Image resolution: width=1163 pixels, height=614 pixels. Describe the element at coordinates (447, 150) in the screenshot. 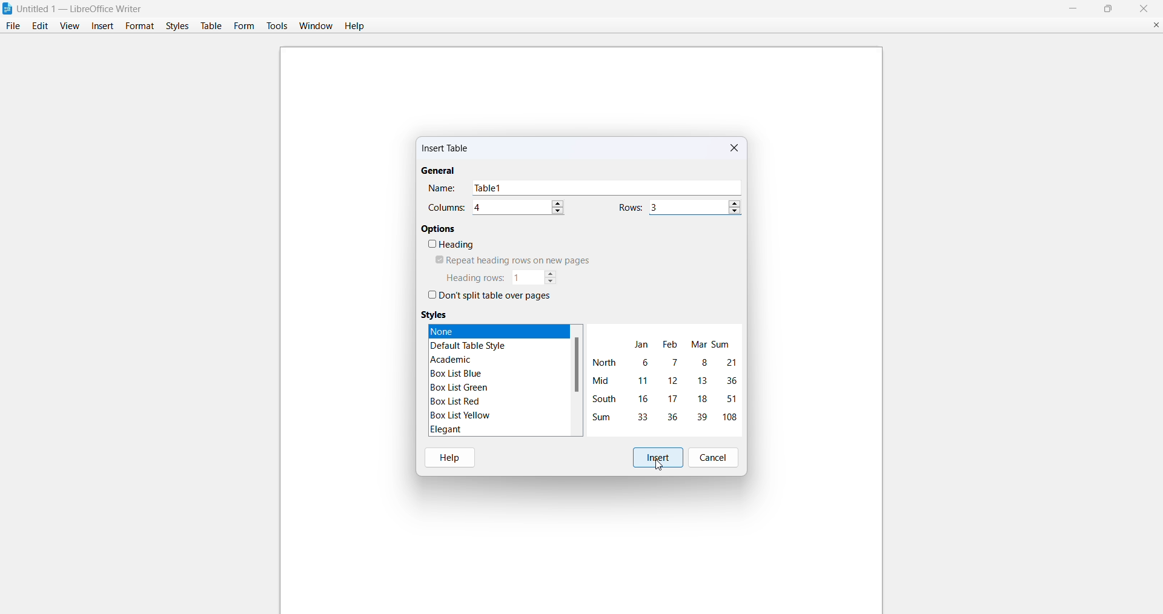

I see `insert table` at that location.